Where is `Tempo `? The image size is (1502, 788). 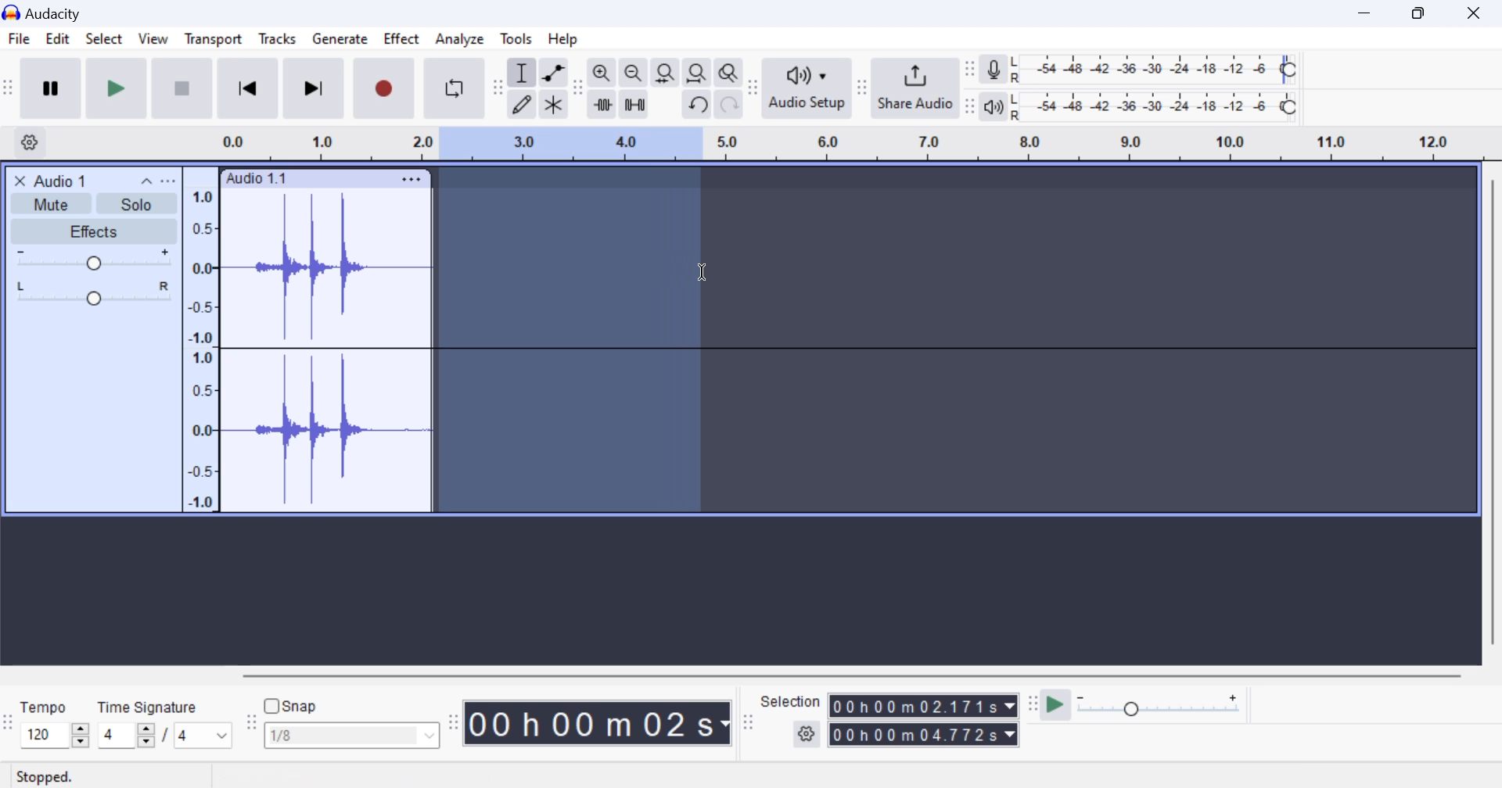
Tempo  is located at coordinates (45, 706).